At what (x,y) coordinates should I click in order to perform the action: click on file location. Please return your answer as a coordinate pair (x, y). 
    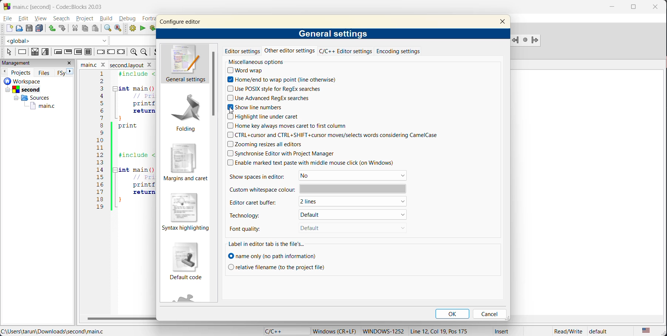
    Looking at the image, I should click on (54, 332).